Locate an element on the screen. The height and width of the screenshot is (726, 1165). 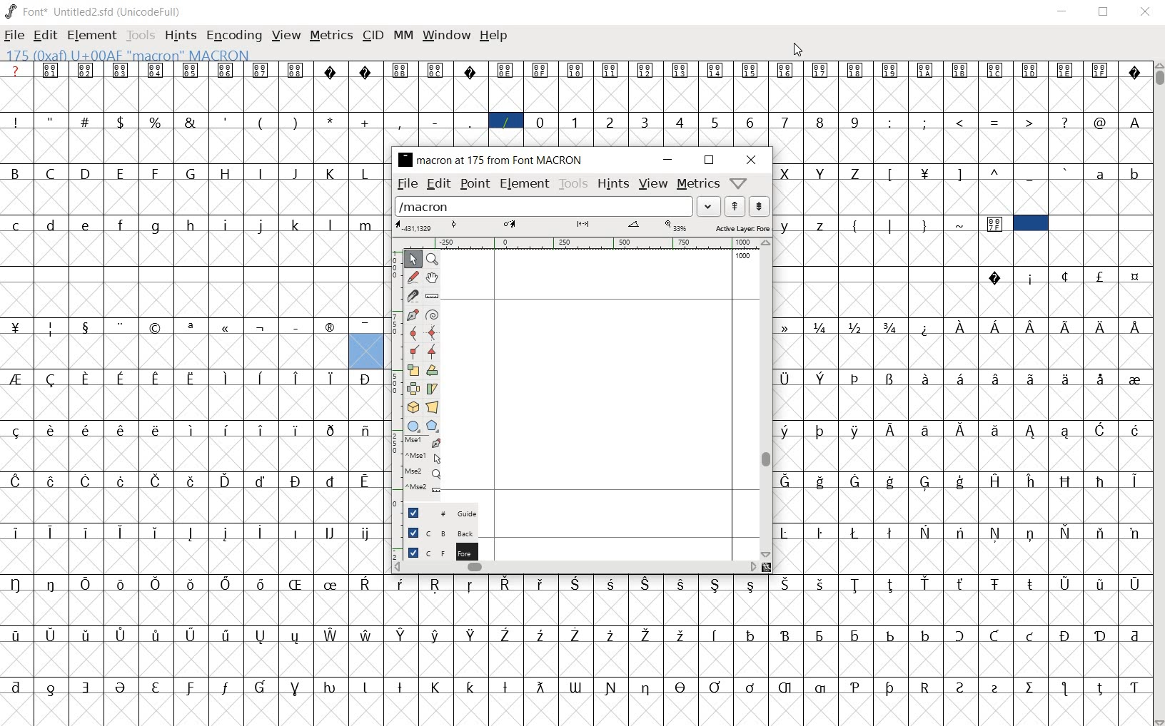
Symbol is located at coordinates (750, 583).